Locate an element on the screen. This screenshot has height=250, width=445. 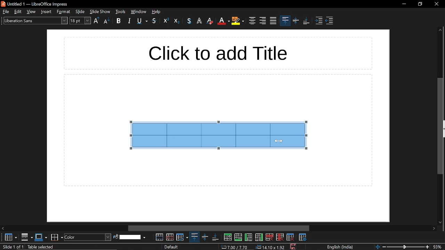
language is located at coordinates (339, 247).